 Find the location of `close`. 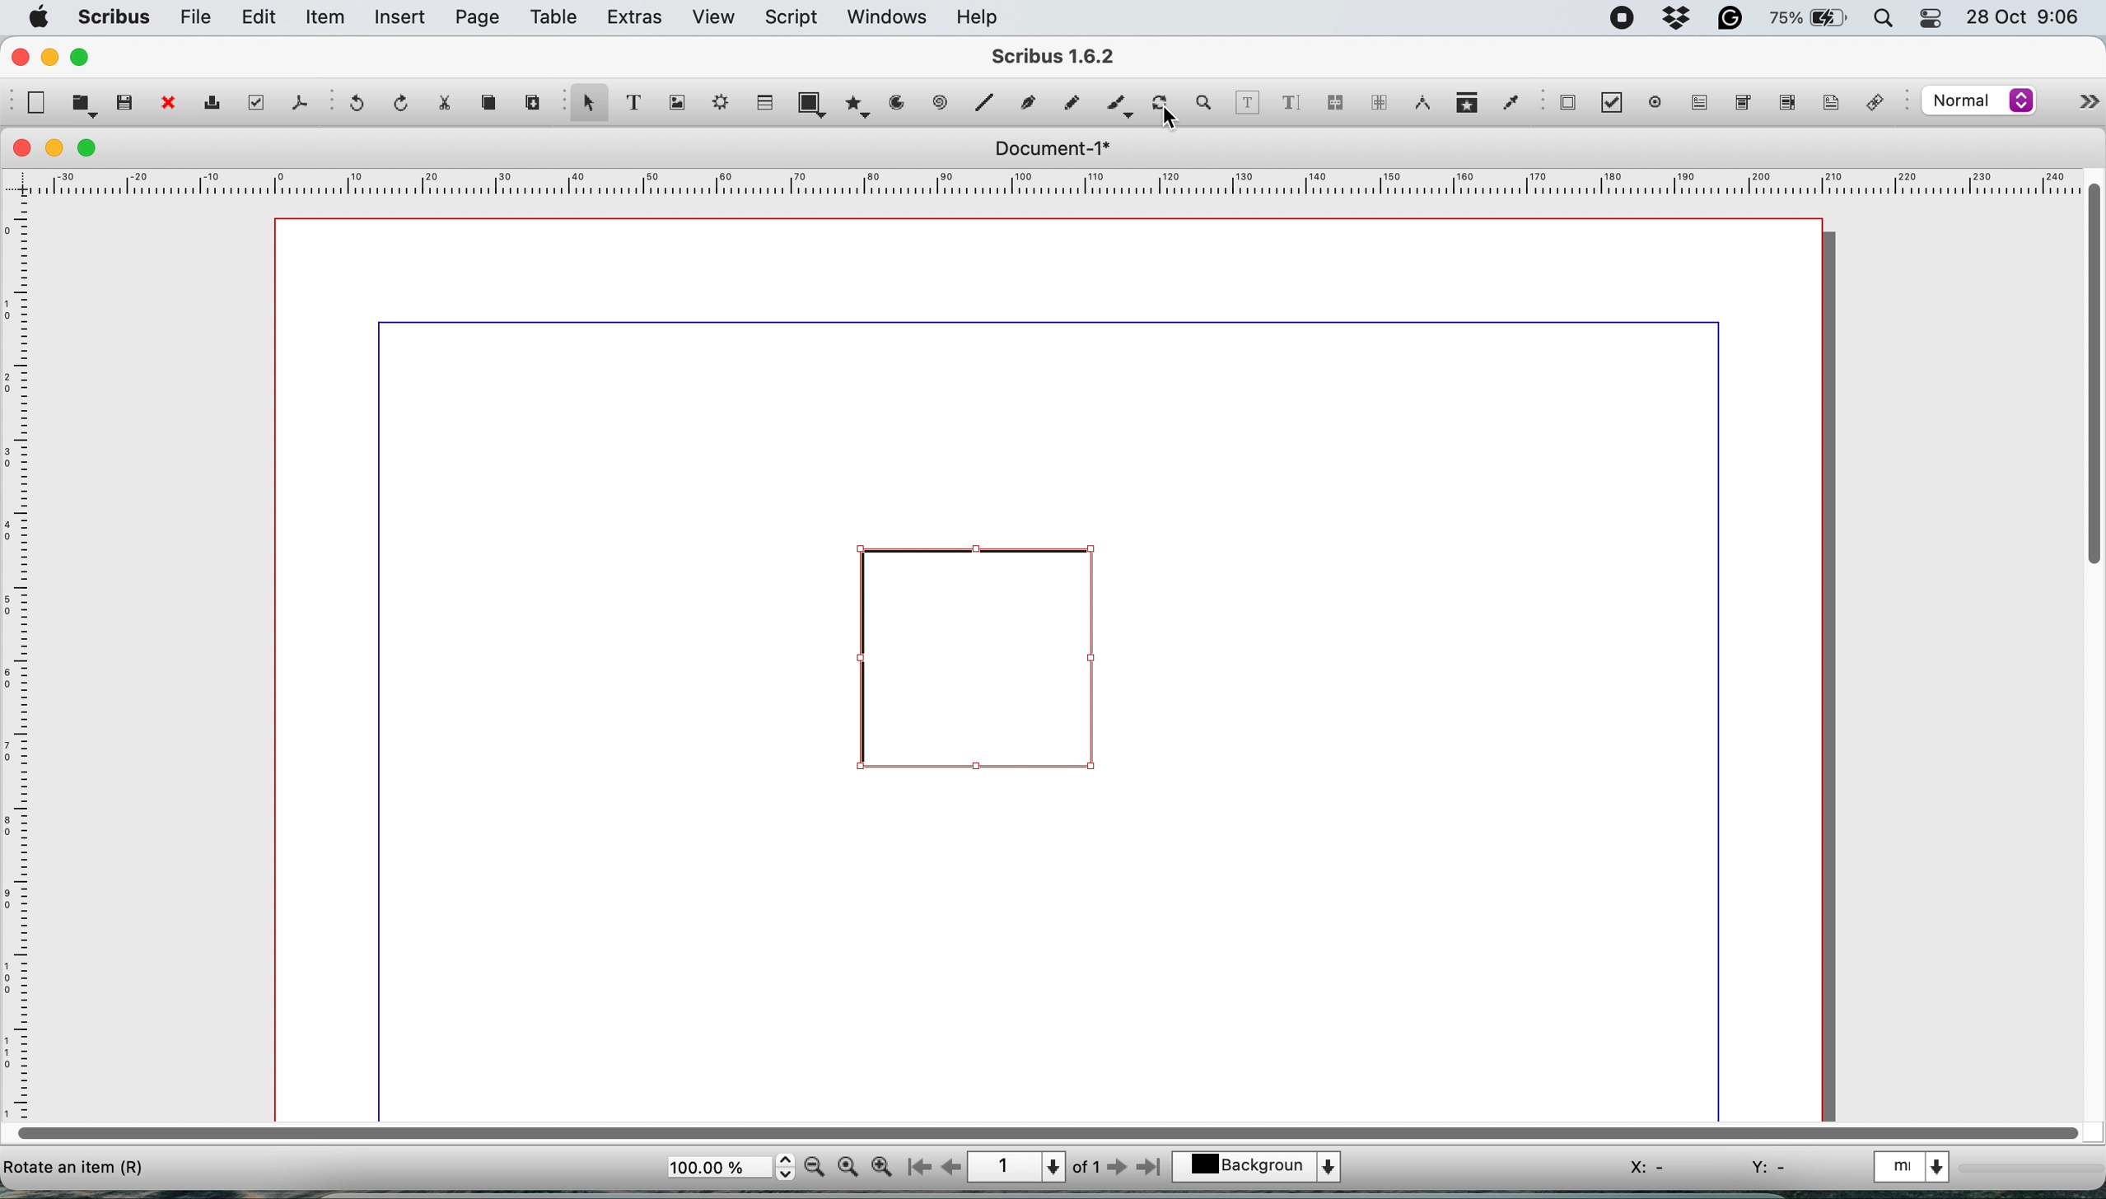

close is located at coordinates (168, 104).